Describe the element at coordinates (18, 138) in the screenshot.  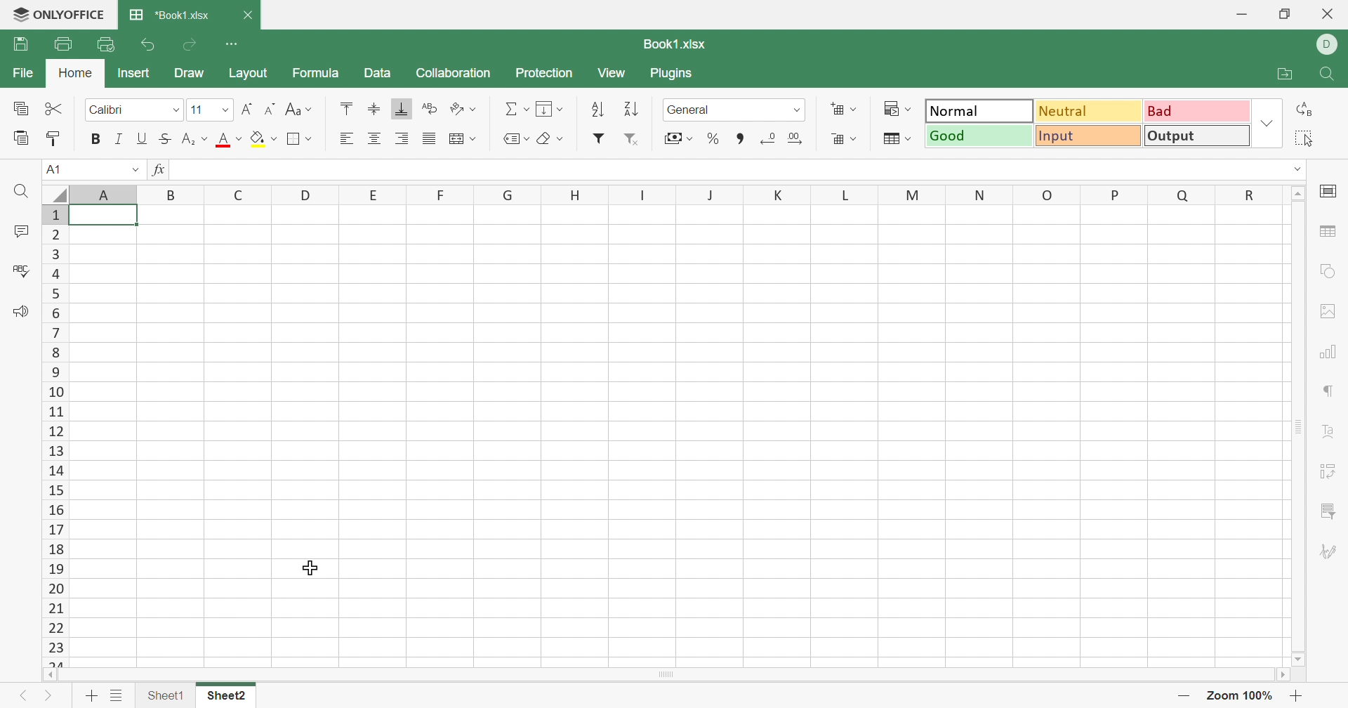
I see `Paste` at that location.